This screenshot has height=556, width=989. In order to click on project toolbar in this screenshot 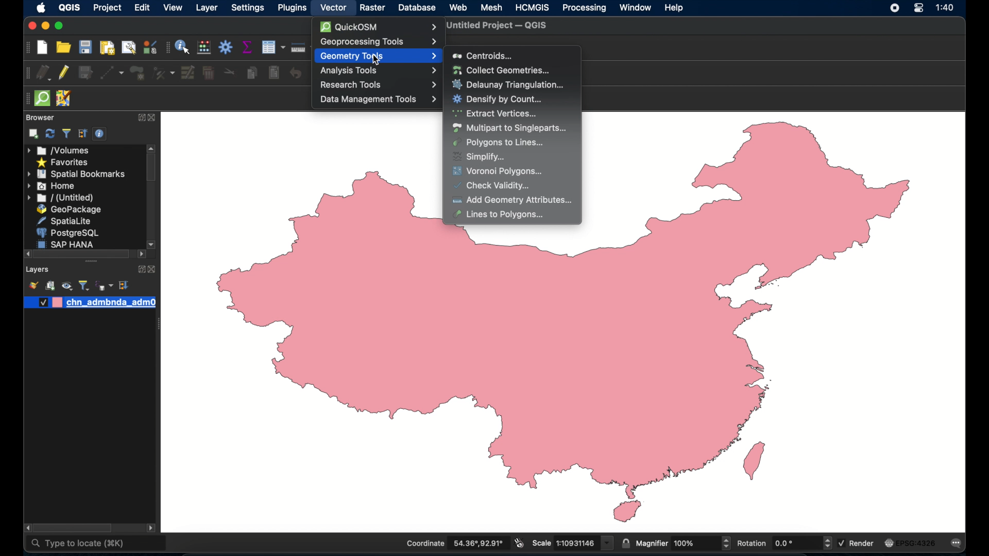, I will do `click(28, 47)`.